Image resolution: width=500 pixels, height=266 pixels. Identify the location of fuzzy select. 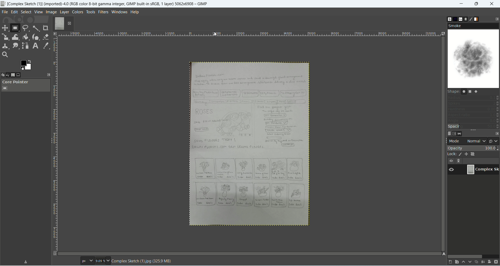
(36, 28).